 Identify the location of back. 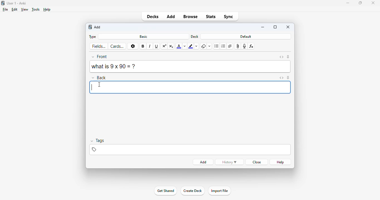
(100, 77).